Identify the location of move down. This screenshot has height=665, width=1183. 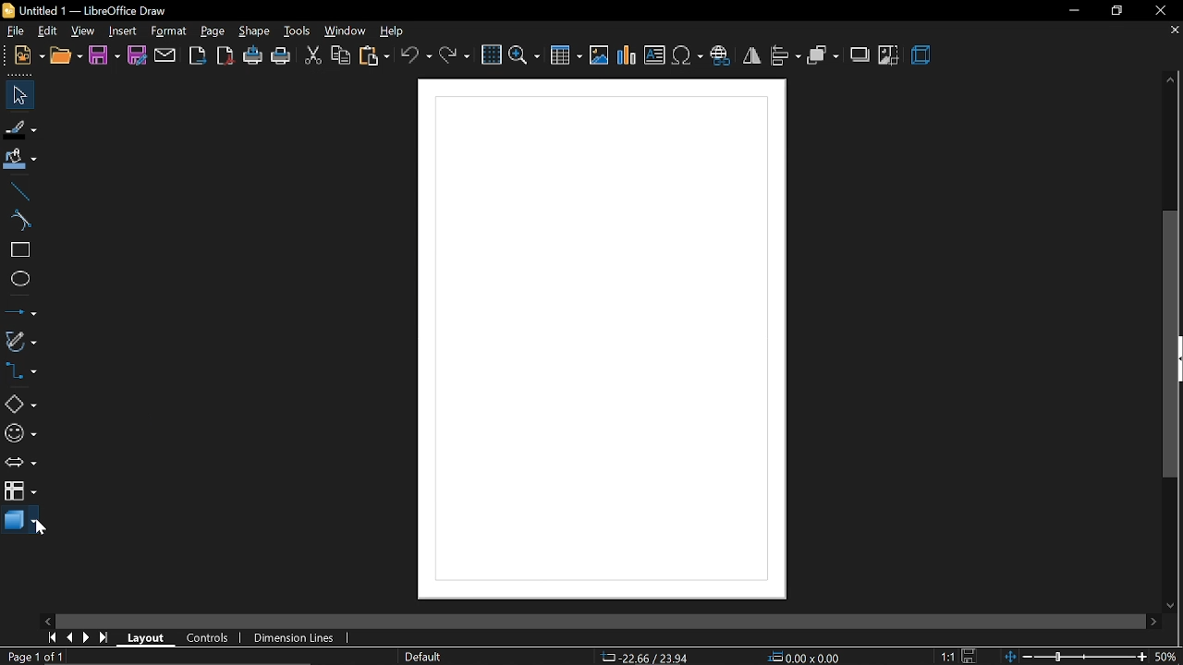
(1174, 605).